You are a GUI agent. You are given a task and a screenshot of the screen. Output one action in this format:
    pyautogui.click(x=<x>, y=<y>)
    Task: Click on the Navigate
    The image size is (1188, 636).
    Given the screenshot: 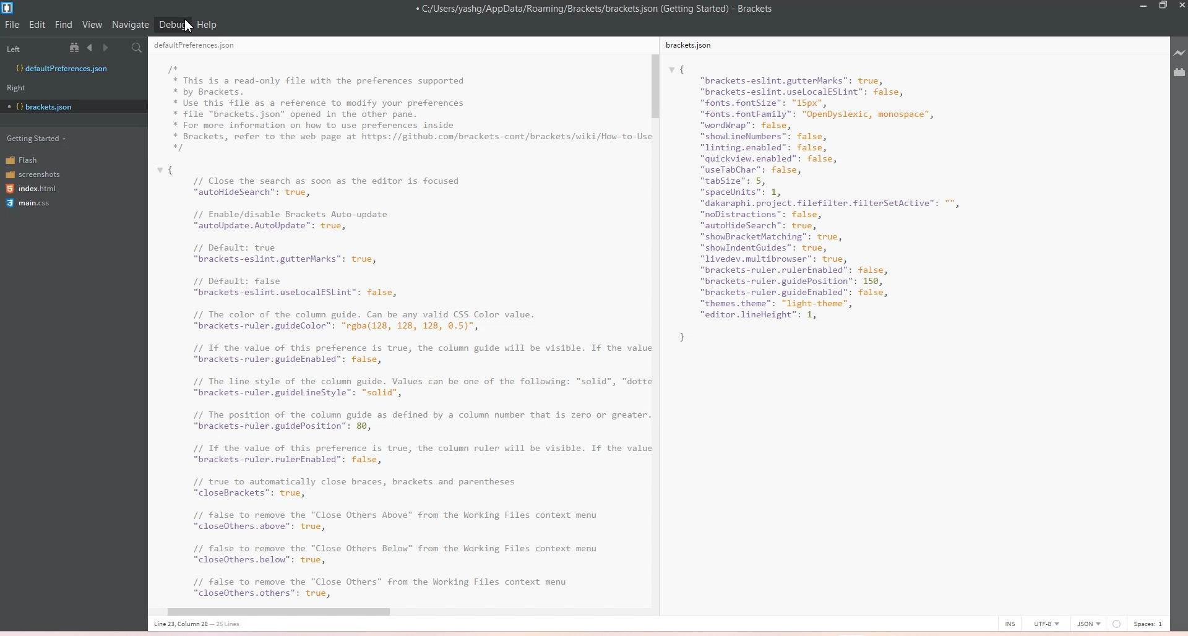 What is the action you would take?
    pyautogui.click(x=131, y=25)
    